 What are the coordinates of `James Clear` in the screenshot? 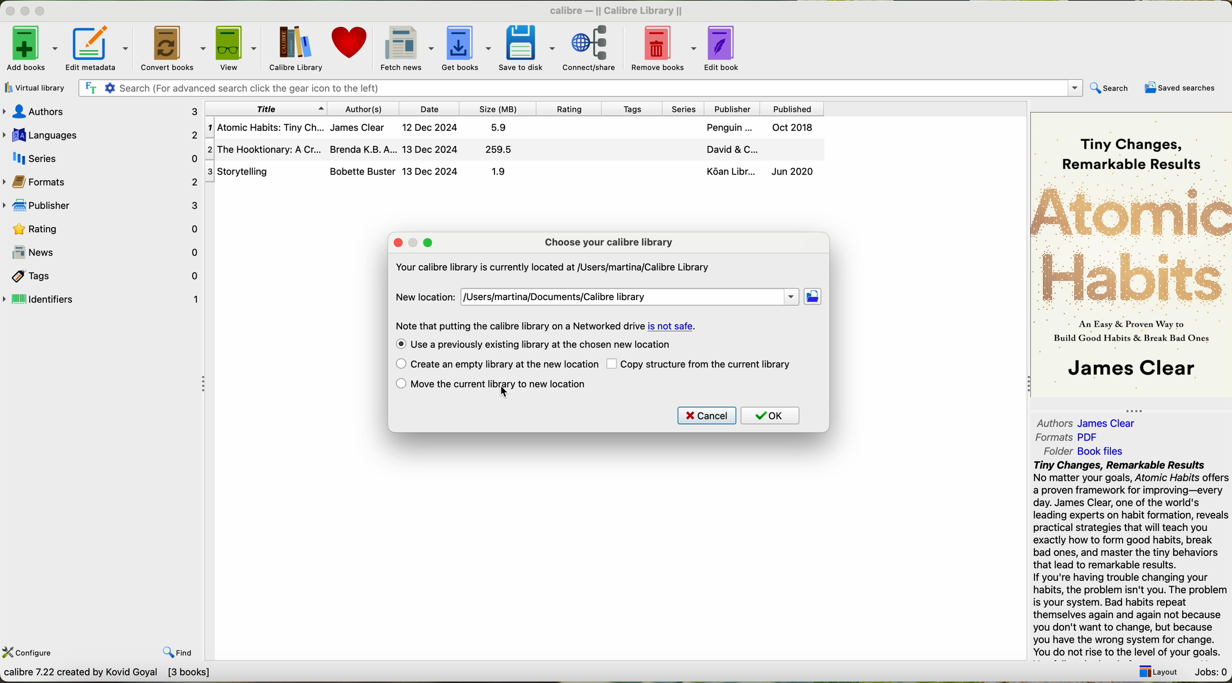 It's located at (1128, 370).